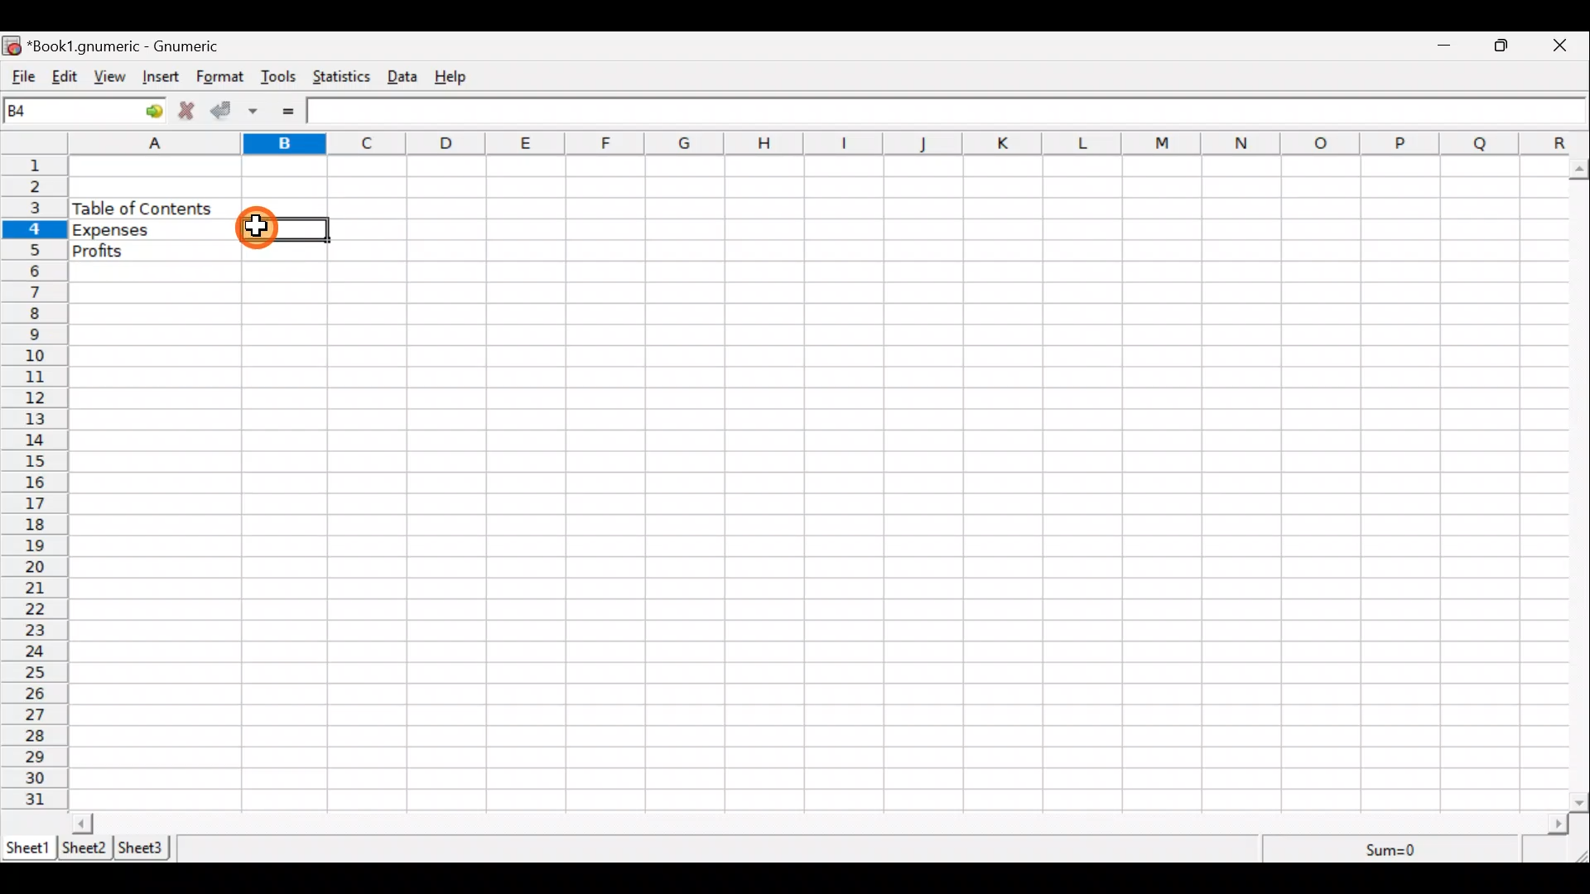 This screenshot has width=1590, height=894. I want to click on Format, so click(220, 78).